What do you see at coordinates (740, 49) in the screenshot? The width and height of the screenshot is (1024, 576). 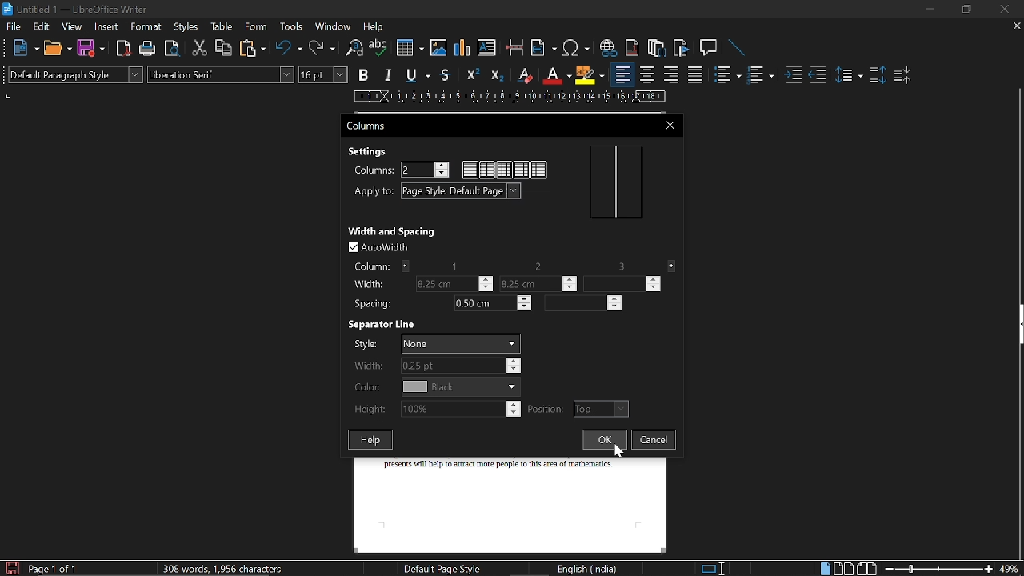 I see `Line` at bounding box center [740, 49].